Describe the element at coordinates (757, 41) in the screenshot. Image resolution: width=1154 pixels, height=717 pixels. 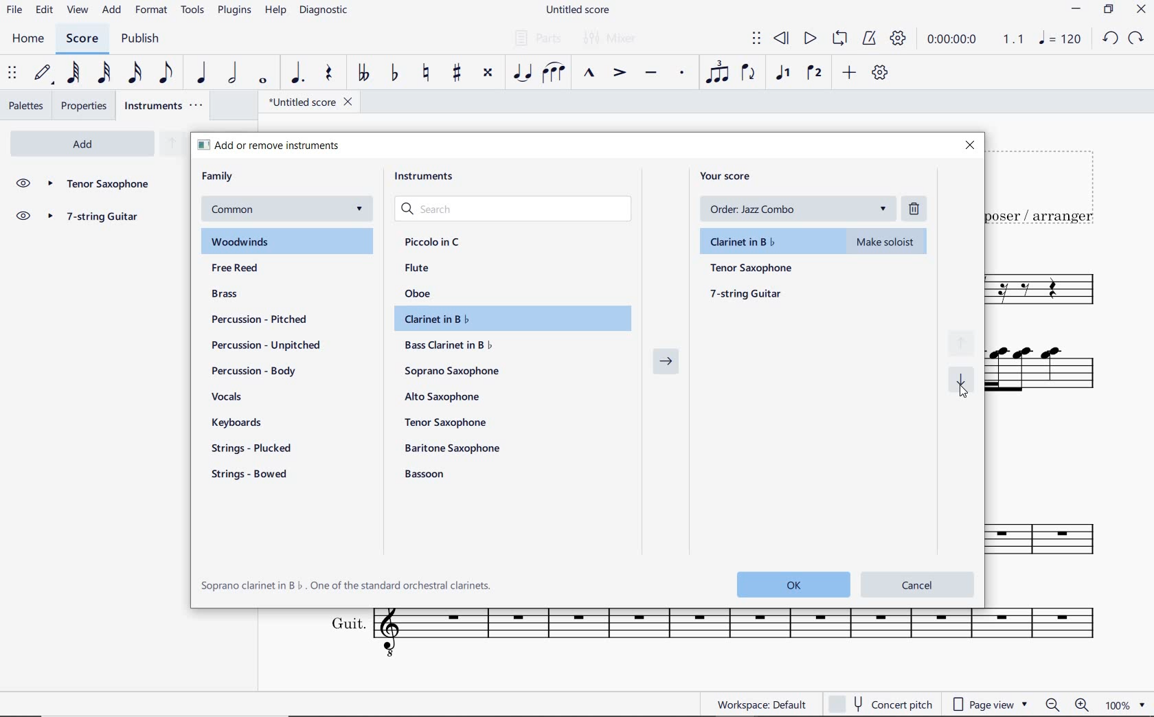
I see `SELECT TO MOVE` at that location.